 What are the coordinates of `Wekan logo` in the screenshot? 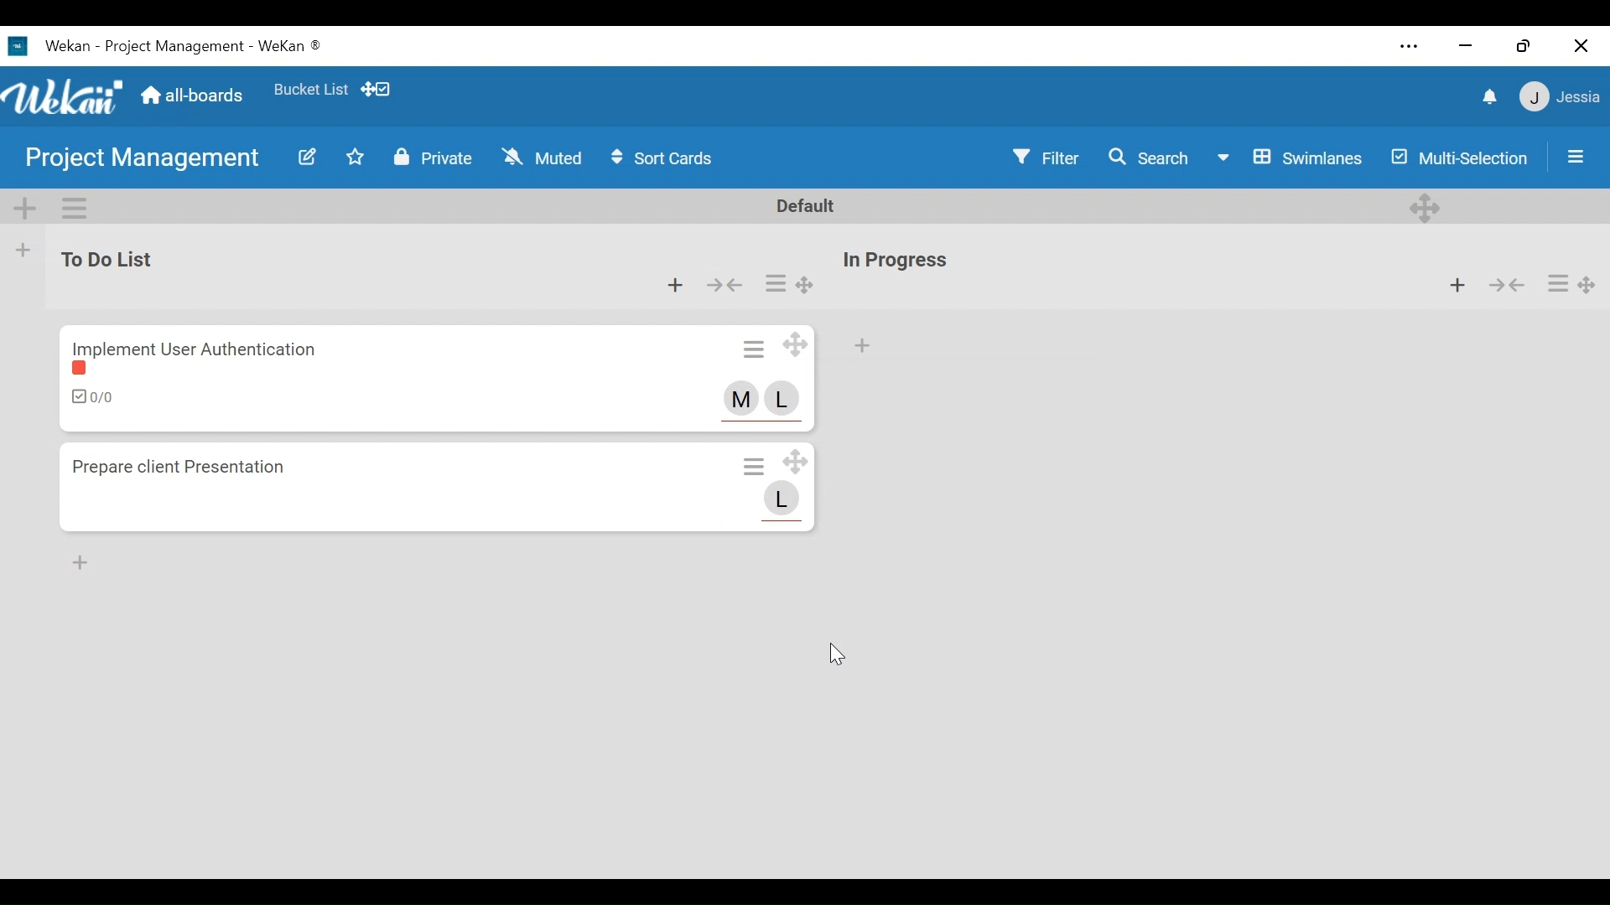 It's located at (65, 98).